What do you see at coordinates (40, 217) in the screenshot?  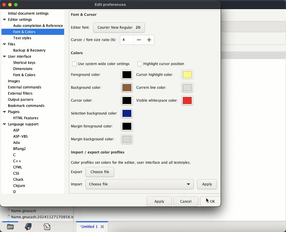 I see `name.gnucash` at bounding box center [40, 217].